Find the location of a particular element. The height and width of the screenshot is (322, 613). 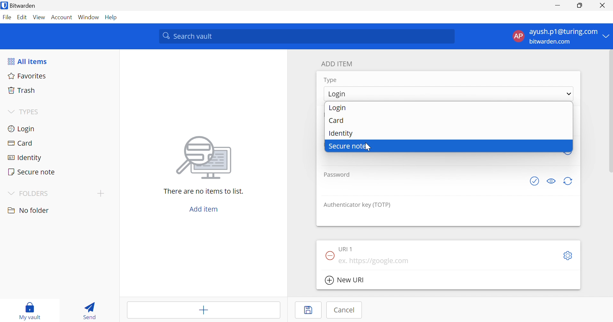

Password is located at coordinates (337, 175).